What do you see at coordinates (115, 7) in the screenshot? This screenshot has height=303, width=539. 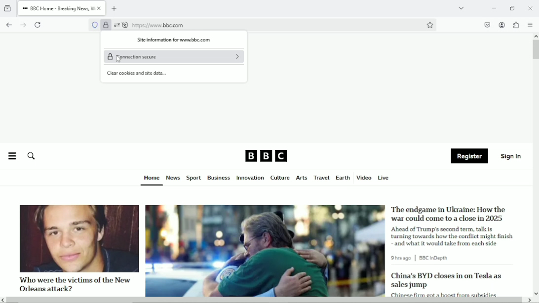 I see `New tab` at bounding box center [115, 7].